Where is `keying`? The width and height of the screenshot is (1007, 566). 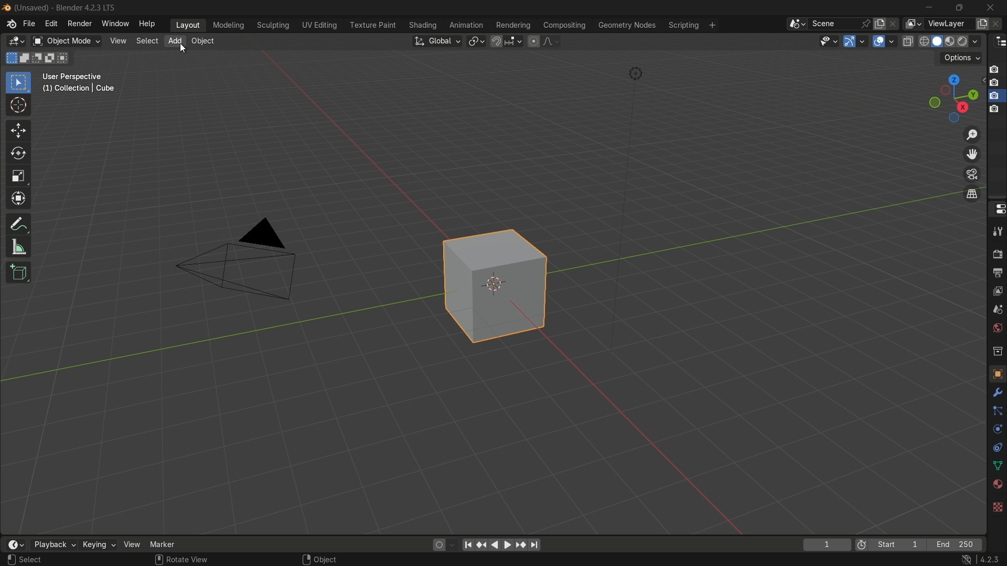
keying is located at coordinates (98, 544).